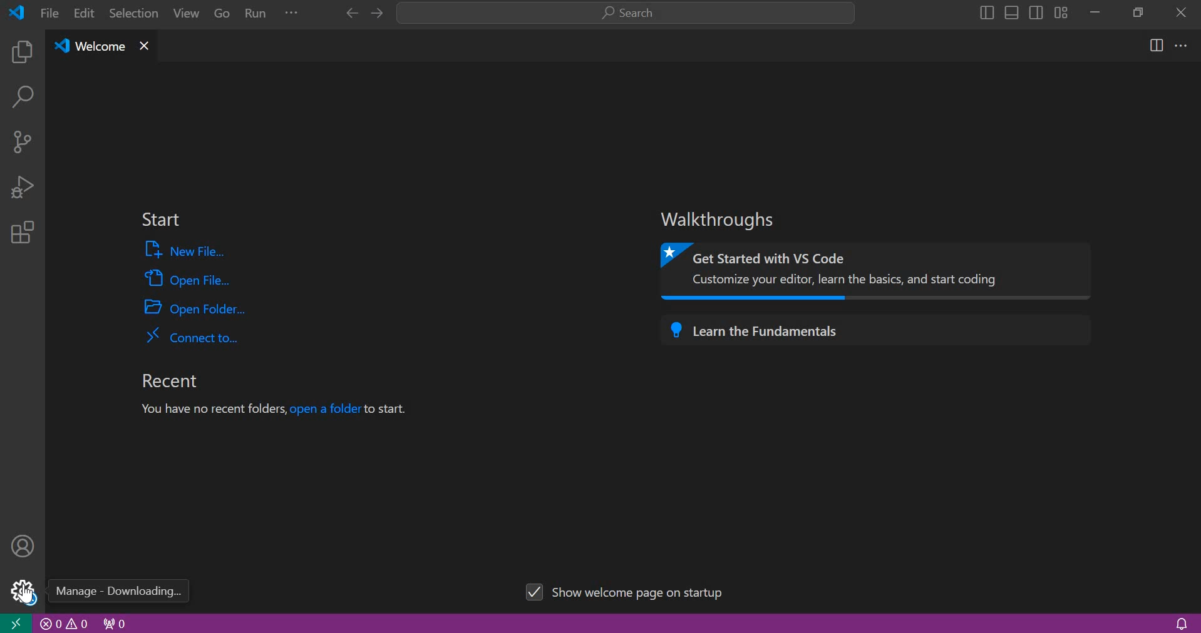 Image resolution: width=1201 pixels, height=633 pixels. Describe the element at coordinates (629, 590) in the screenshot. I see `show welcome page on startup` at that location.